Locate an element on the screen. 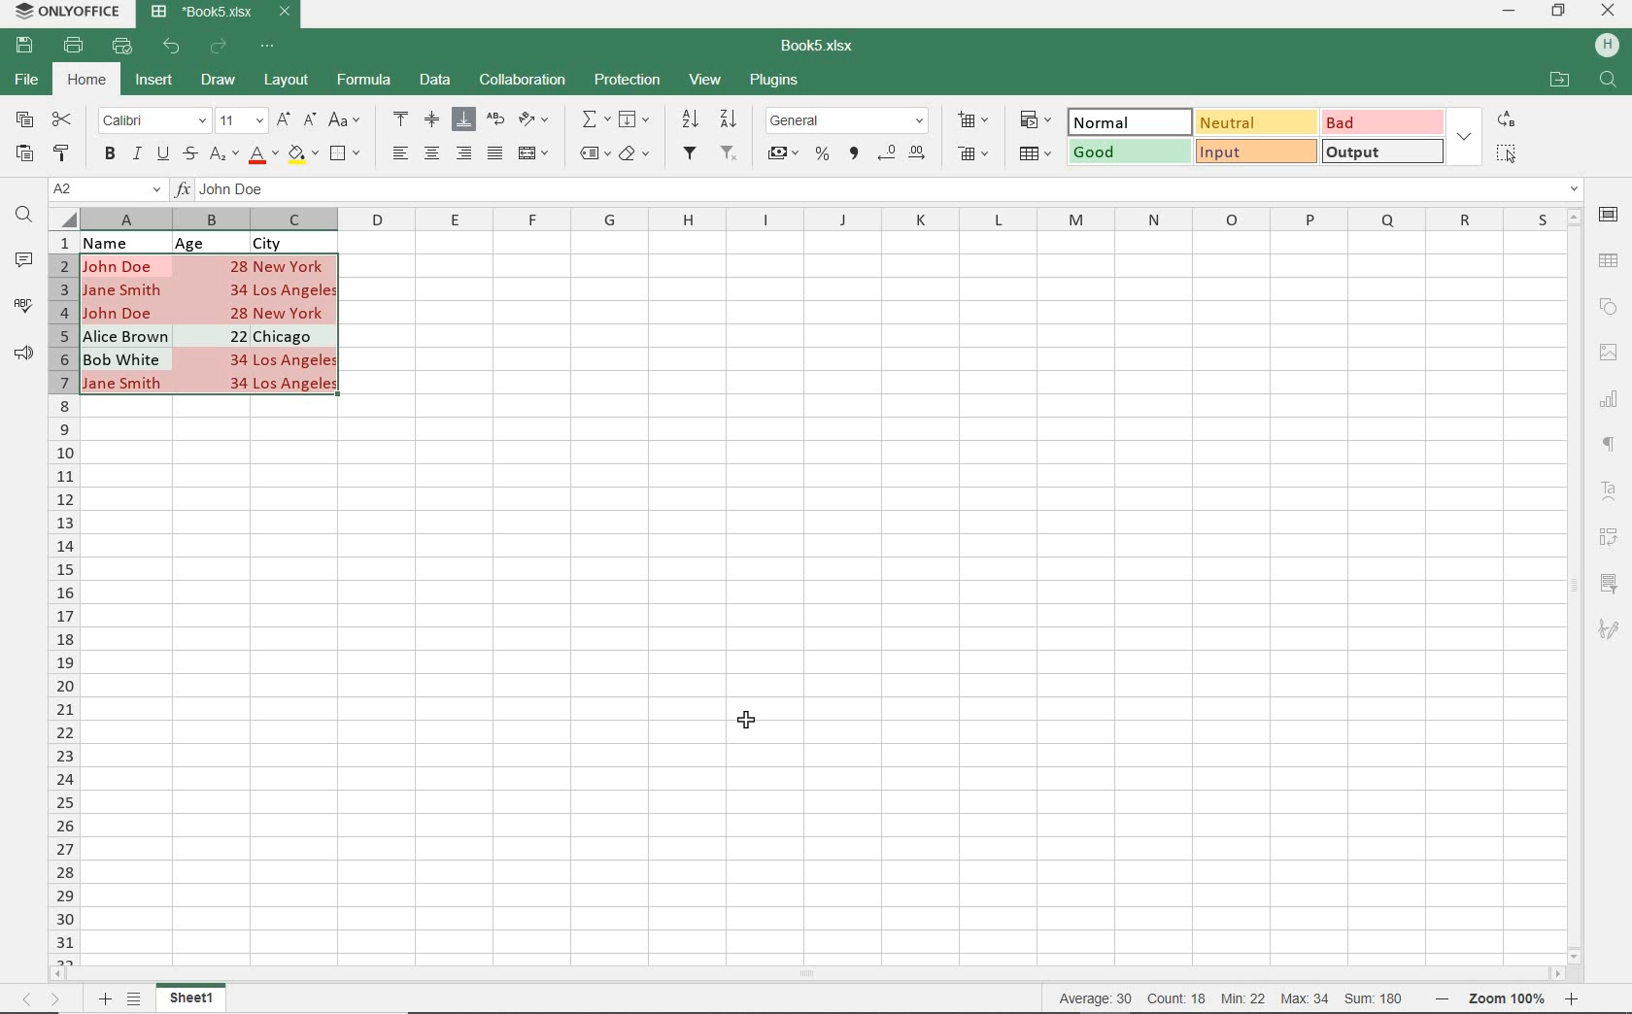 This screenshot has width=1632, height=1014. COPY STYLE is located at coordinates (62, 151).